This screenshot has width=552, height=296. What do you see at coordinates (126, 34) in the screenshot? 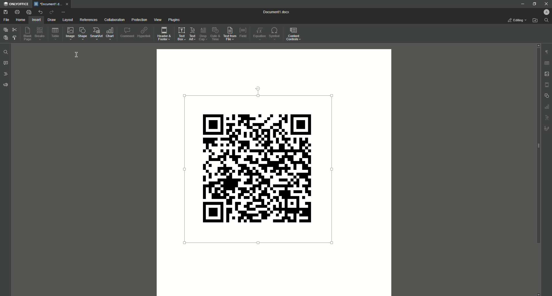
I see `Comment` at bounding box center [126, 34].